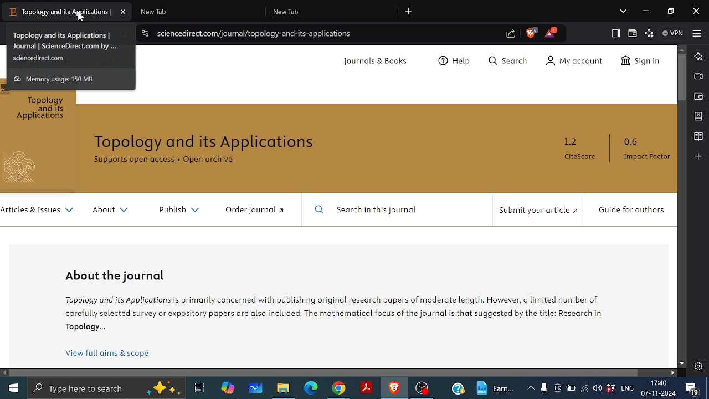 The image size is (709, 399). What do you see at coordinates (532, 33) in the screenshot?
I see `Brave shield` at bounding box center [532, 33].